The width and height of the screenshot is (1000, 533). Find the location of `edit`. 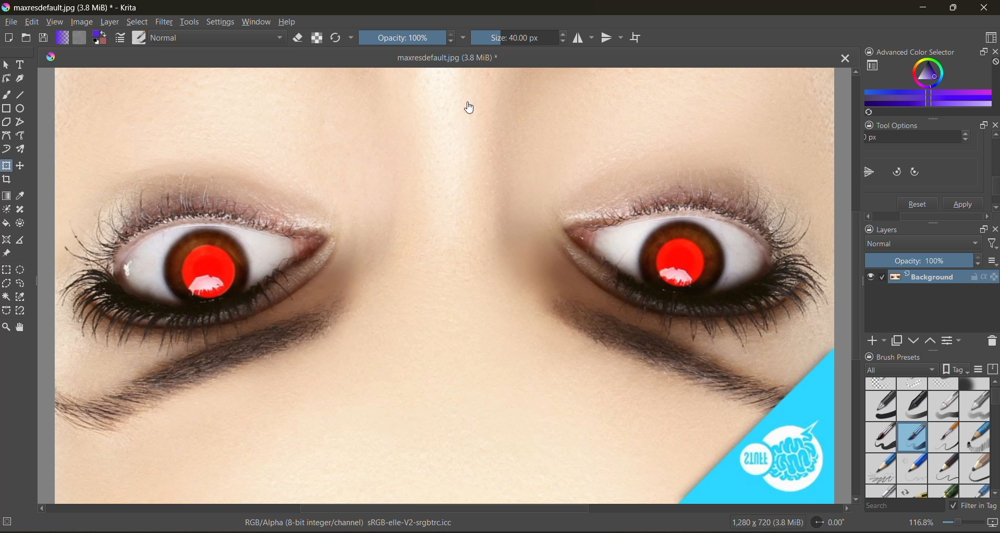

edit is located at coordinates (32, 22).